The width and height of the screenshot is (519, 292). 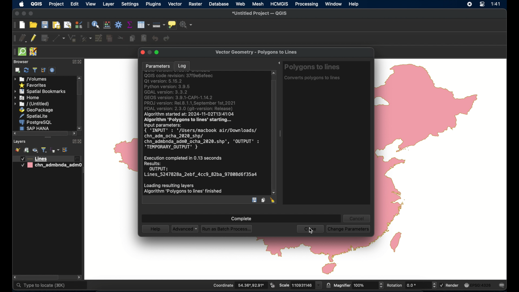 What do you see at coordinates (311, 229) in the screenshot?
I see `close` at bounding box center [311, 229].